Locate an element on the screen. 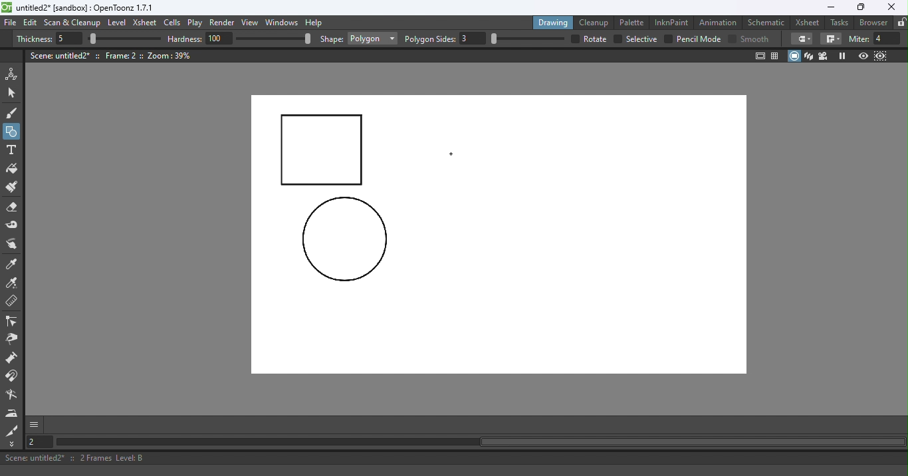 This screenshot has height=476, width=908. RGB picker tool is located at coordinates (14, 284).